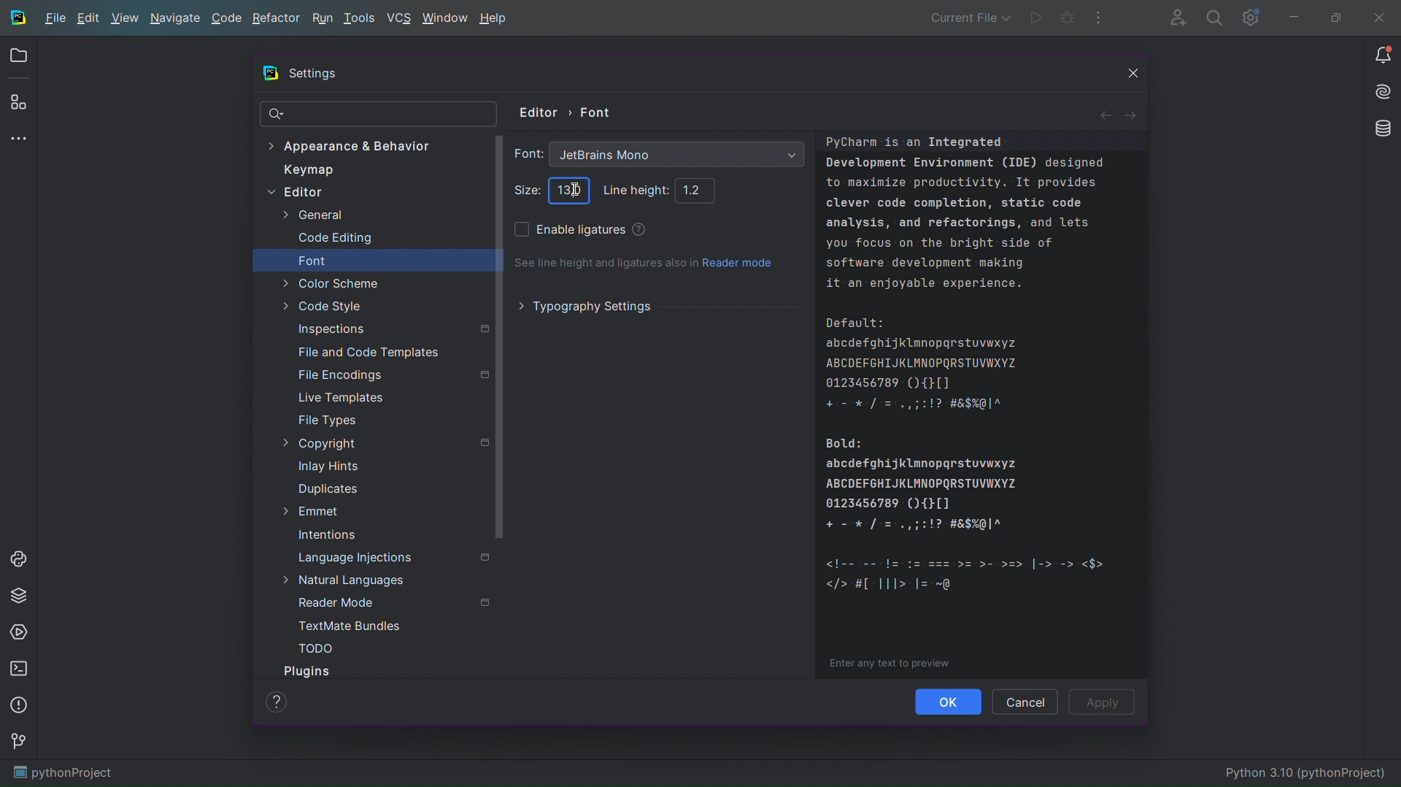  What do you see at coordinates (1099, 18) in the screenshot?
I see `More` at bounding box center [1099, 18].